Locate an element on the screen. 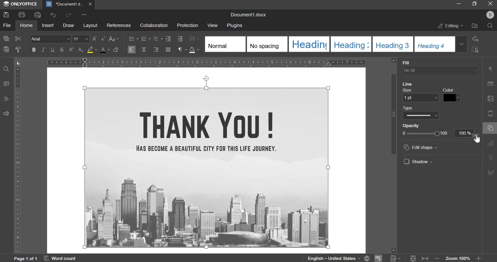 The image size is (497, 262). Document1.docx is located at coordinates (250, 14).